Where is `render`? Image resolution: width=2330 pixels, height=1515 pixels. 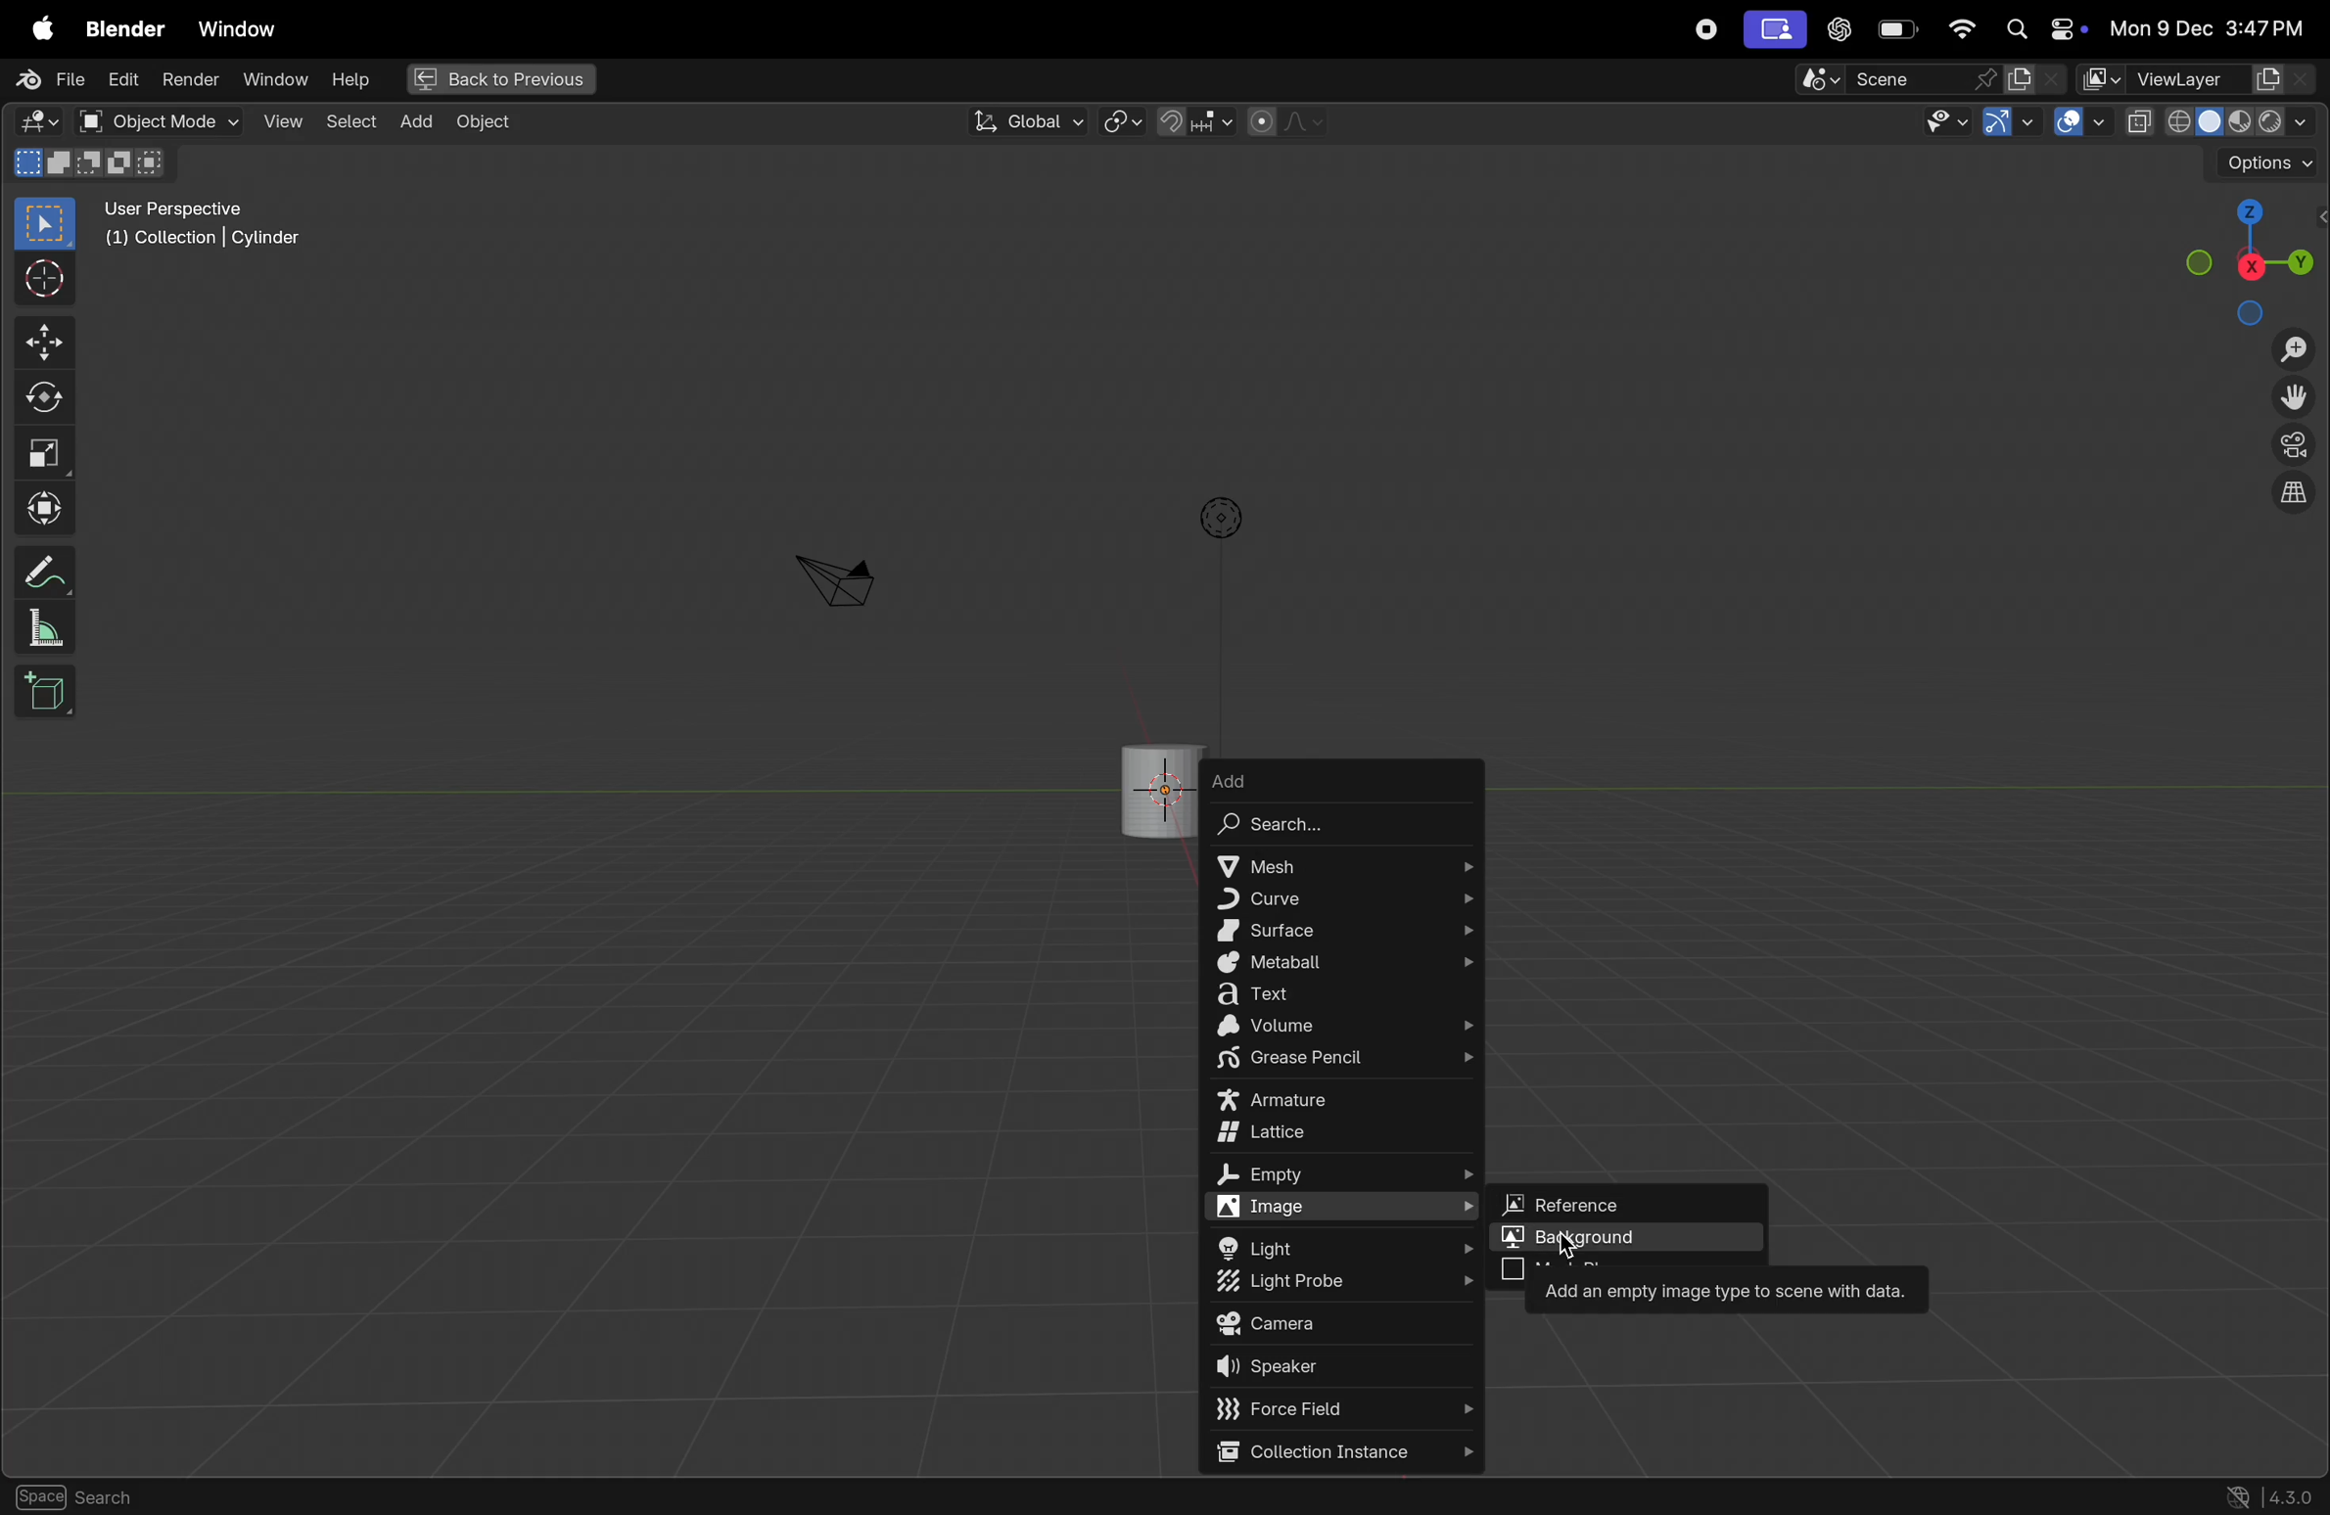
render is located at coordinates (191, 81).